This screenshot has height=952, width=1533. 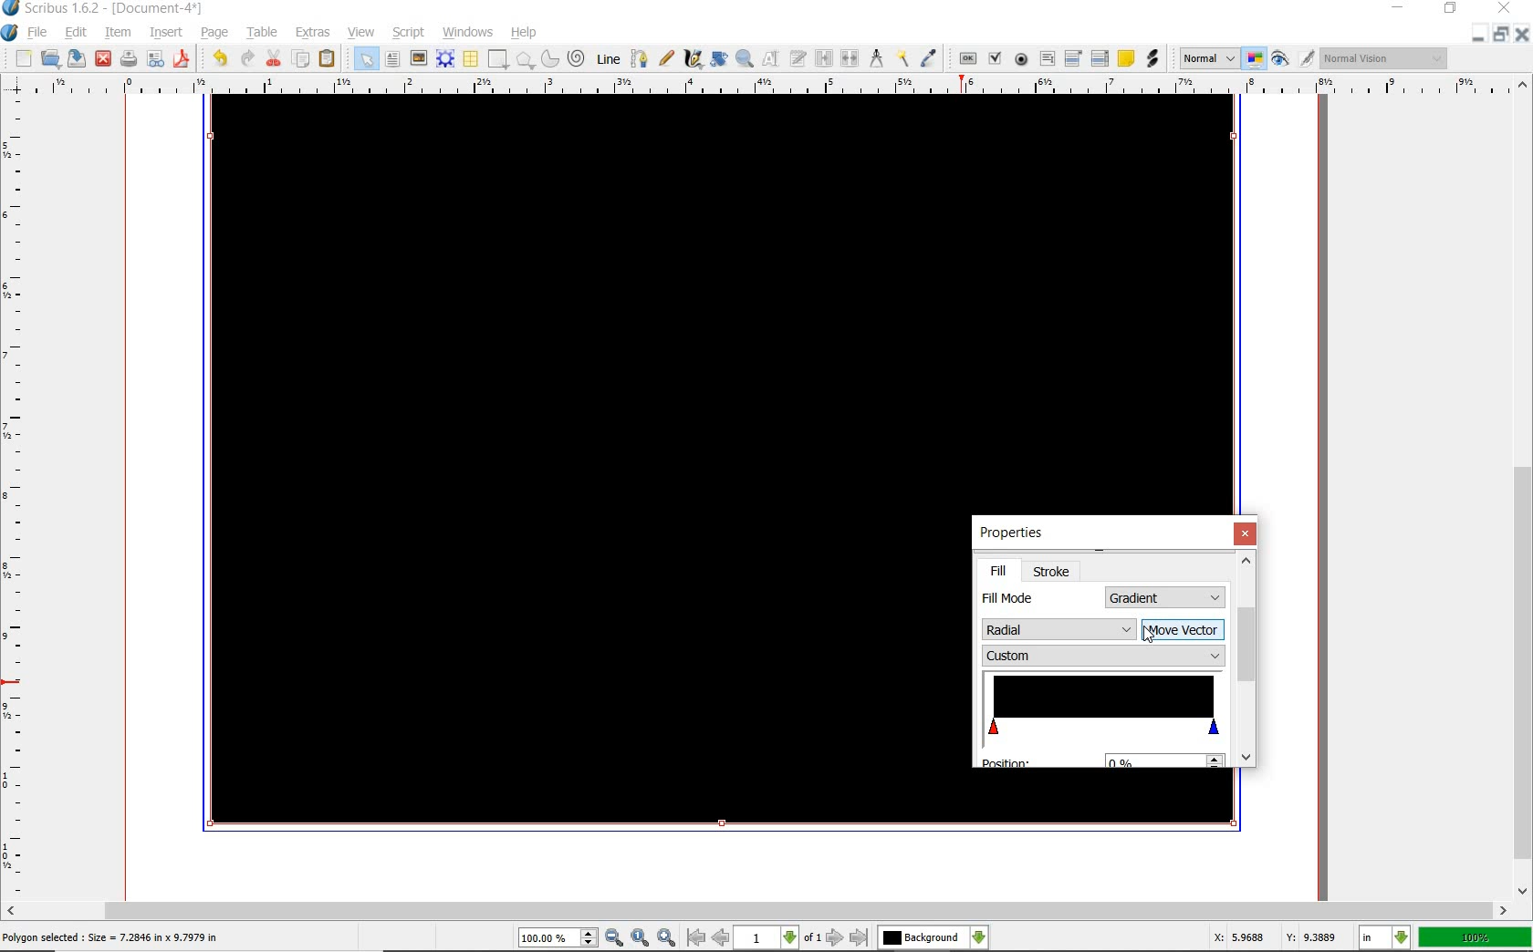 I want to click on new, so click(x=17, y=58).